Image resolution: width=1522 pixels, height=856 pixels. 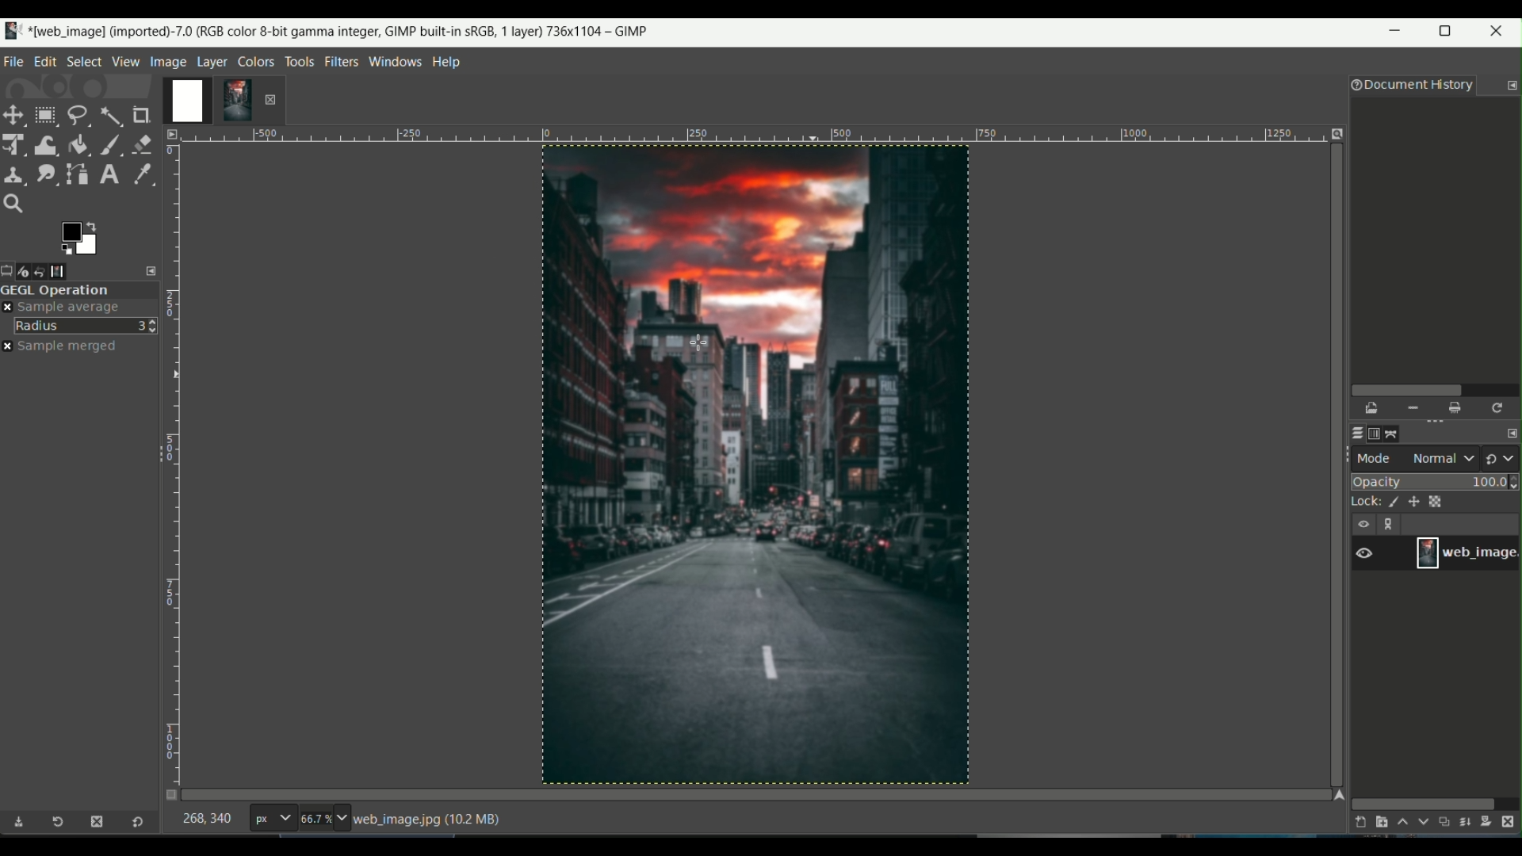 What do you see at coordinates (45, 61) in the screenshot?
I see `edit tab` at bounding box center [45, 61].